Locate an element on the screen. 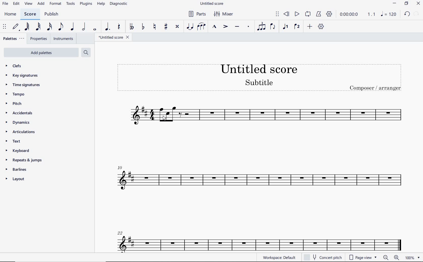  ADD is located at coordinates (41, 4).